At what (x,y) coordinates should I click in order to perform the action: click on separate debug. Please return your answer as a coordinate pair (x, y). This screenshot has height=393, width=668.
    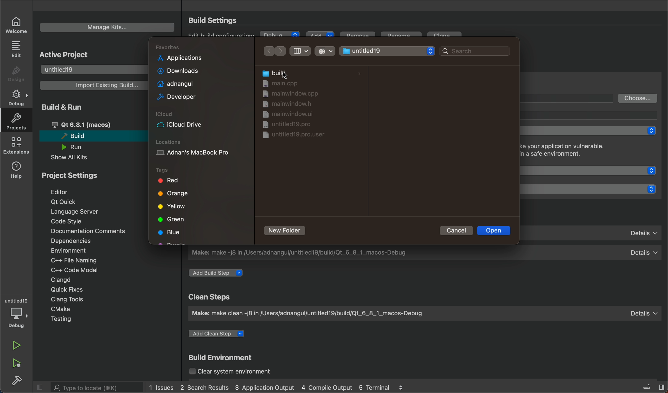
    Looking at the image, I should click on (591, 131).